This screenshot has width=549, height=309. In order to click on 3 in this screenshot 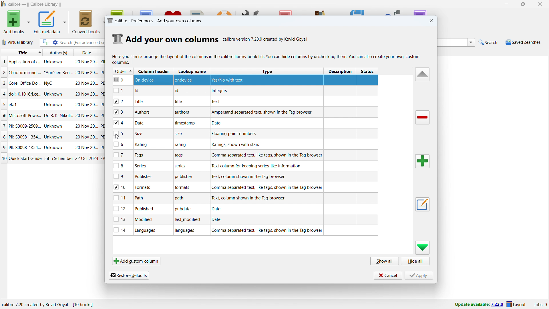, I will do `click(122, 112)`.